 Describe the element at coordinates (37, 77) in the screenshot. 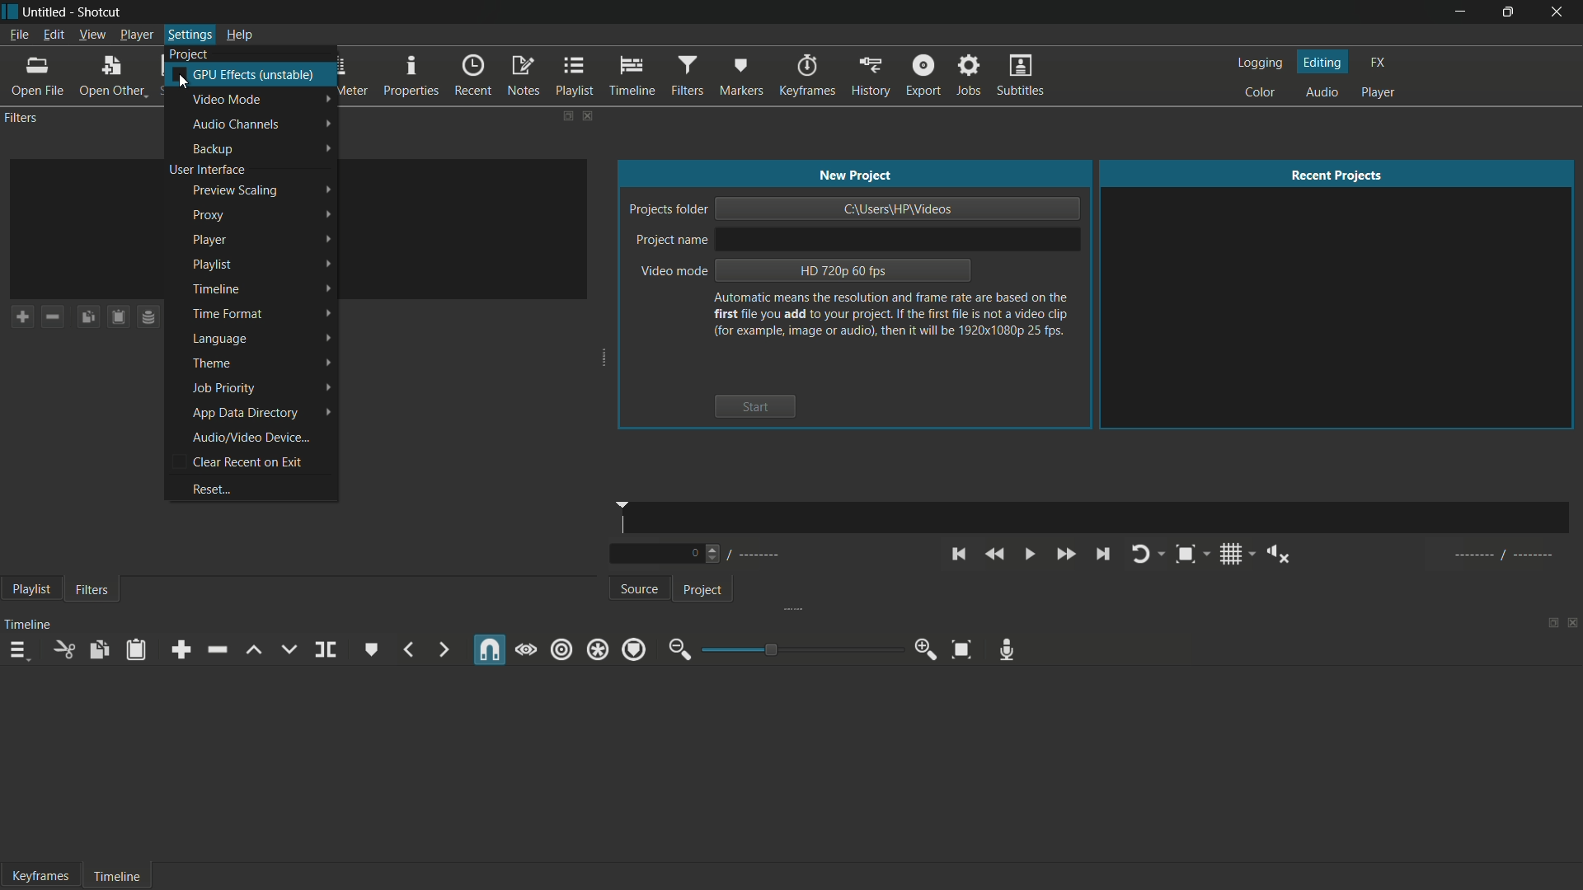

I see `open file` at that location.